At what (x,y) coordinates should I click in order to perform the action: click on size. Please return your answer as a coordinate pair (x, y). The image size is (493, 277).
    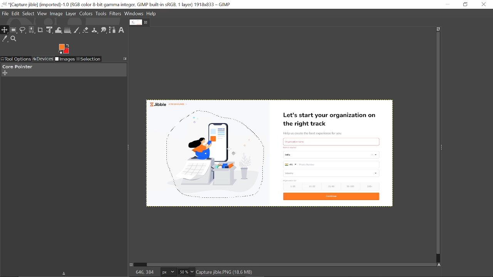
    Looking at the image, I should click on (290, 180).